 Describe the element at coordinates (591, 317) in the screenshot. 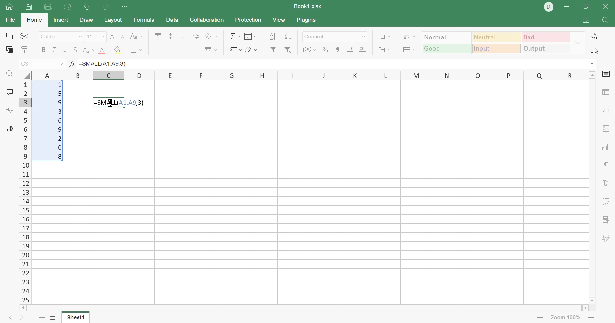

I see `Zoom in` at that location.